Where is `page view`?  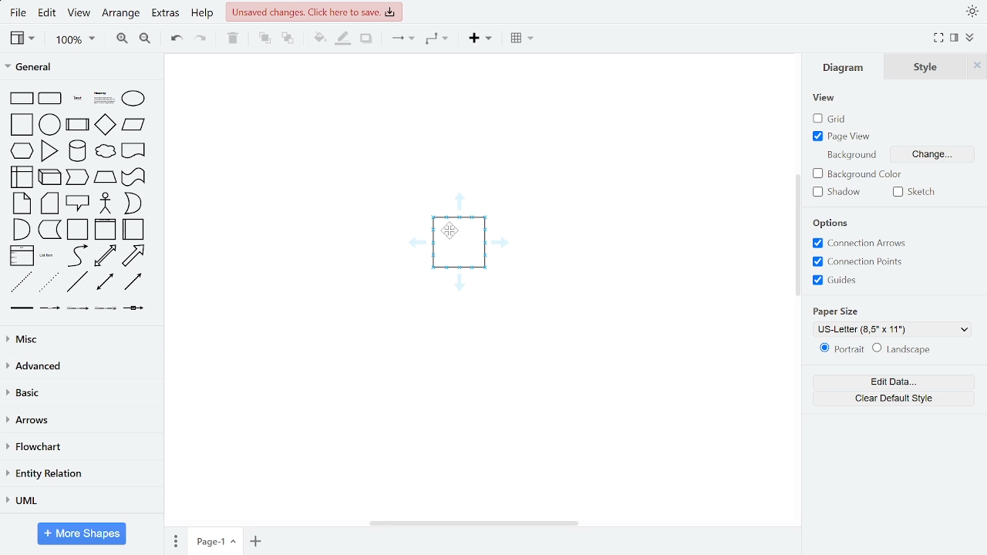
page view is located at coordinates (844, 137).